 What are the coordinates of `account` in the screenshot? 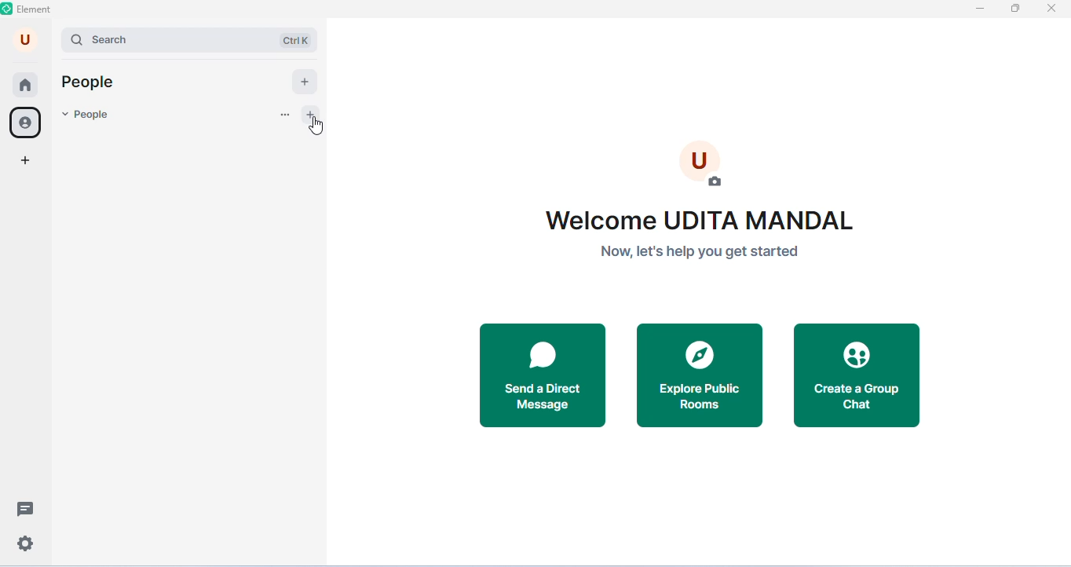 It's located at (26, 39).